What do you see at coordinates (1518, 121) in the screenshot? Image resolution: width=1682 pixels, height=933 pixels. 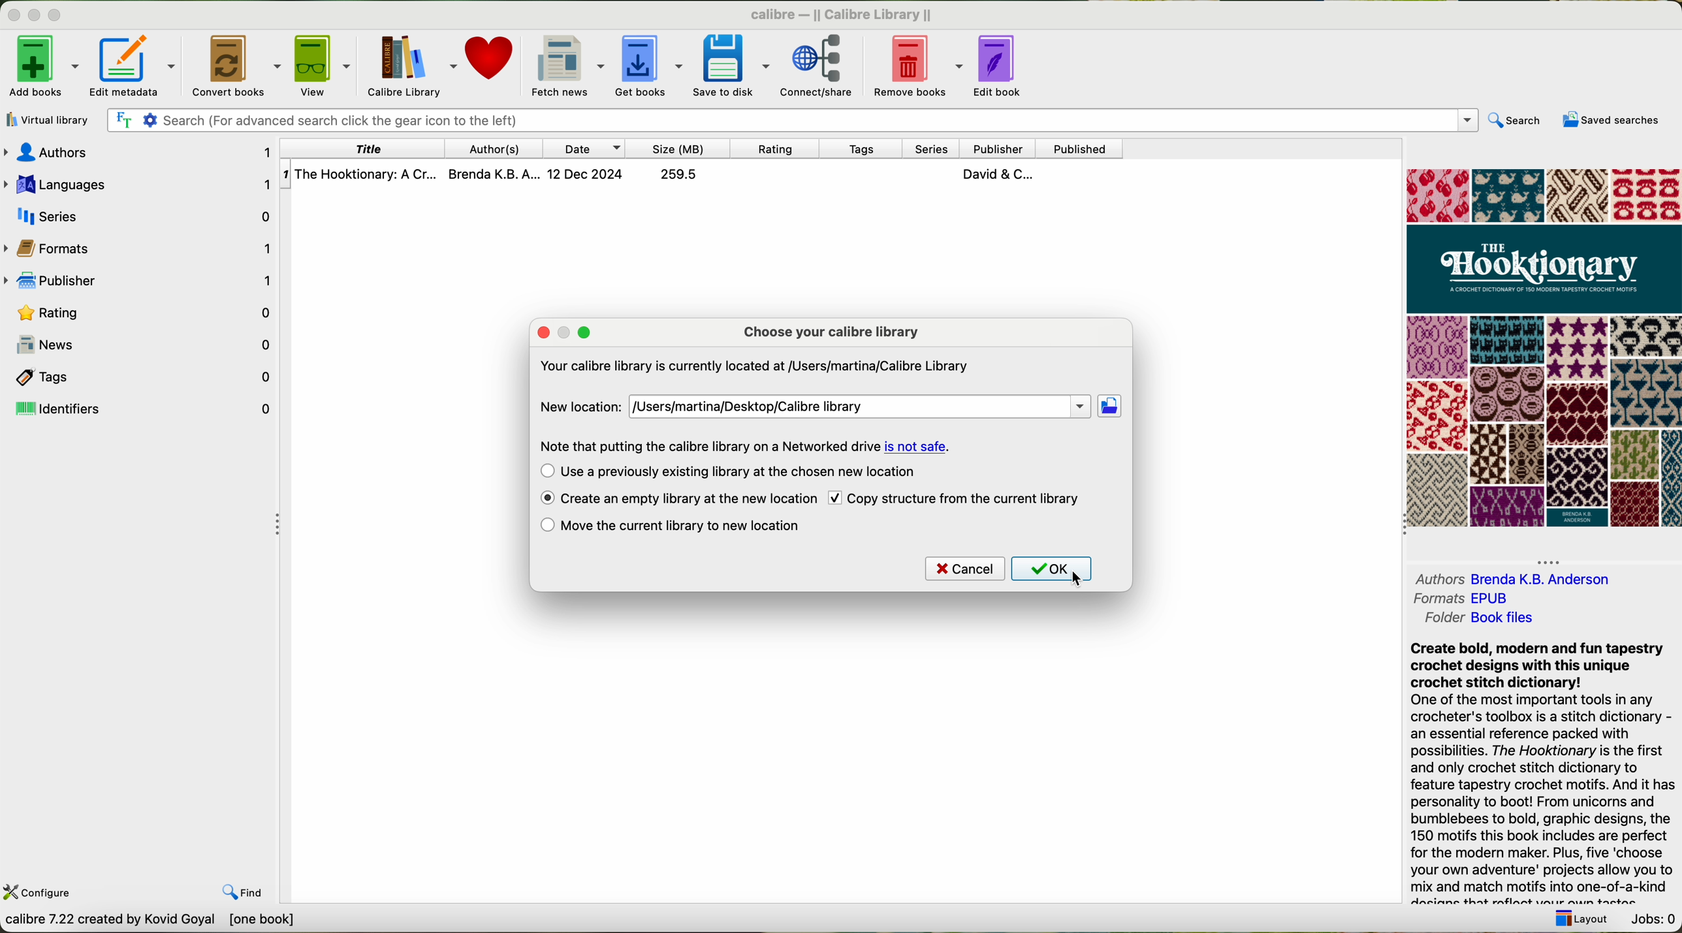 I see `search` at bounding box center [1518, 121].